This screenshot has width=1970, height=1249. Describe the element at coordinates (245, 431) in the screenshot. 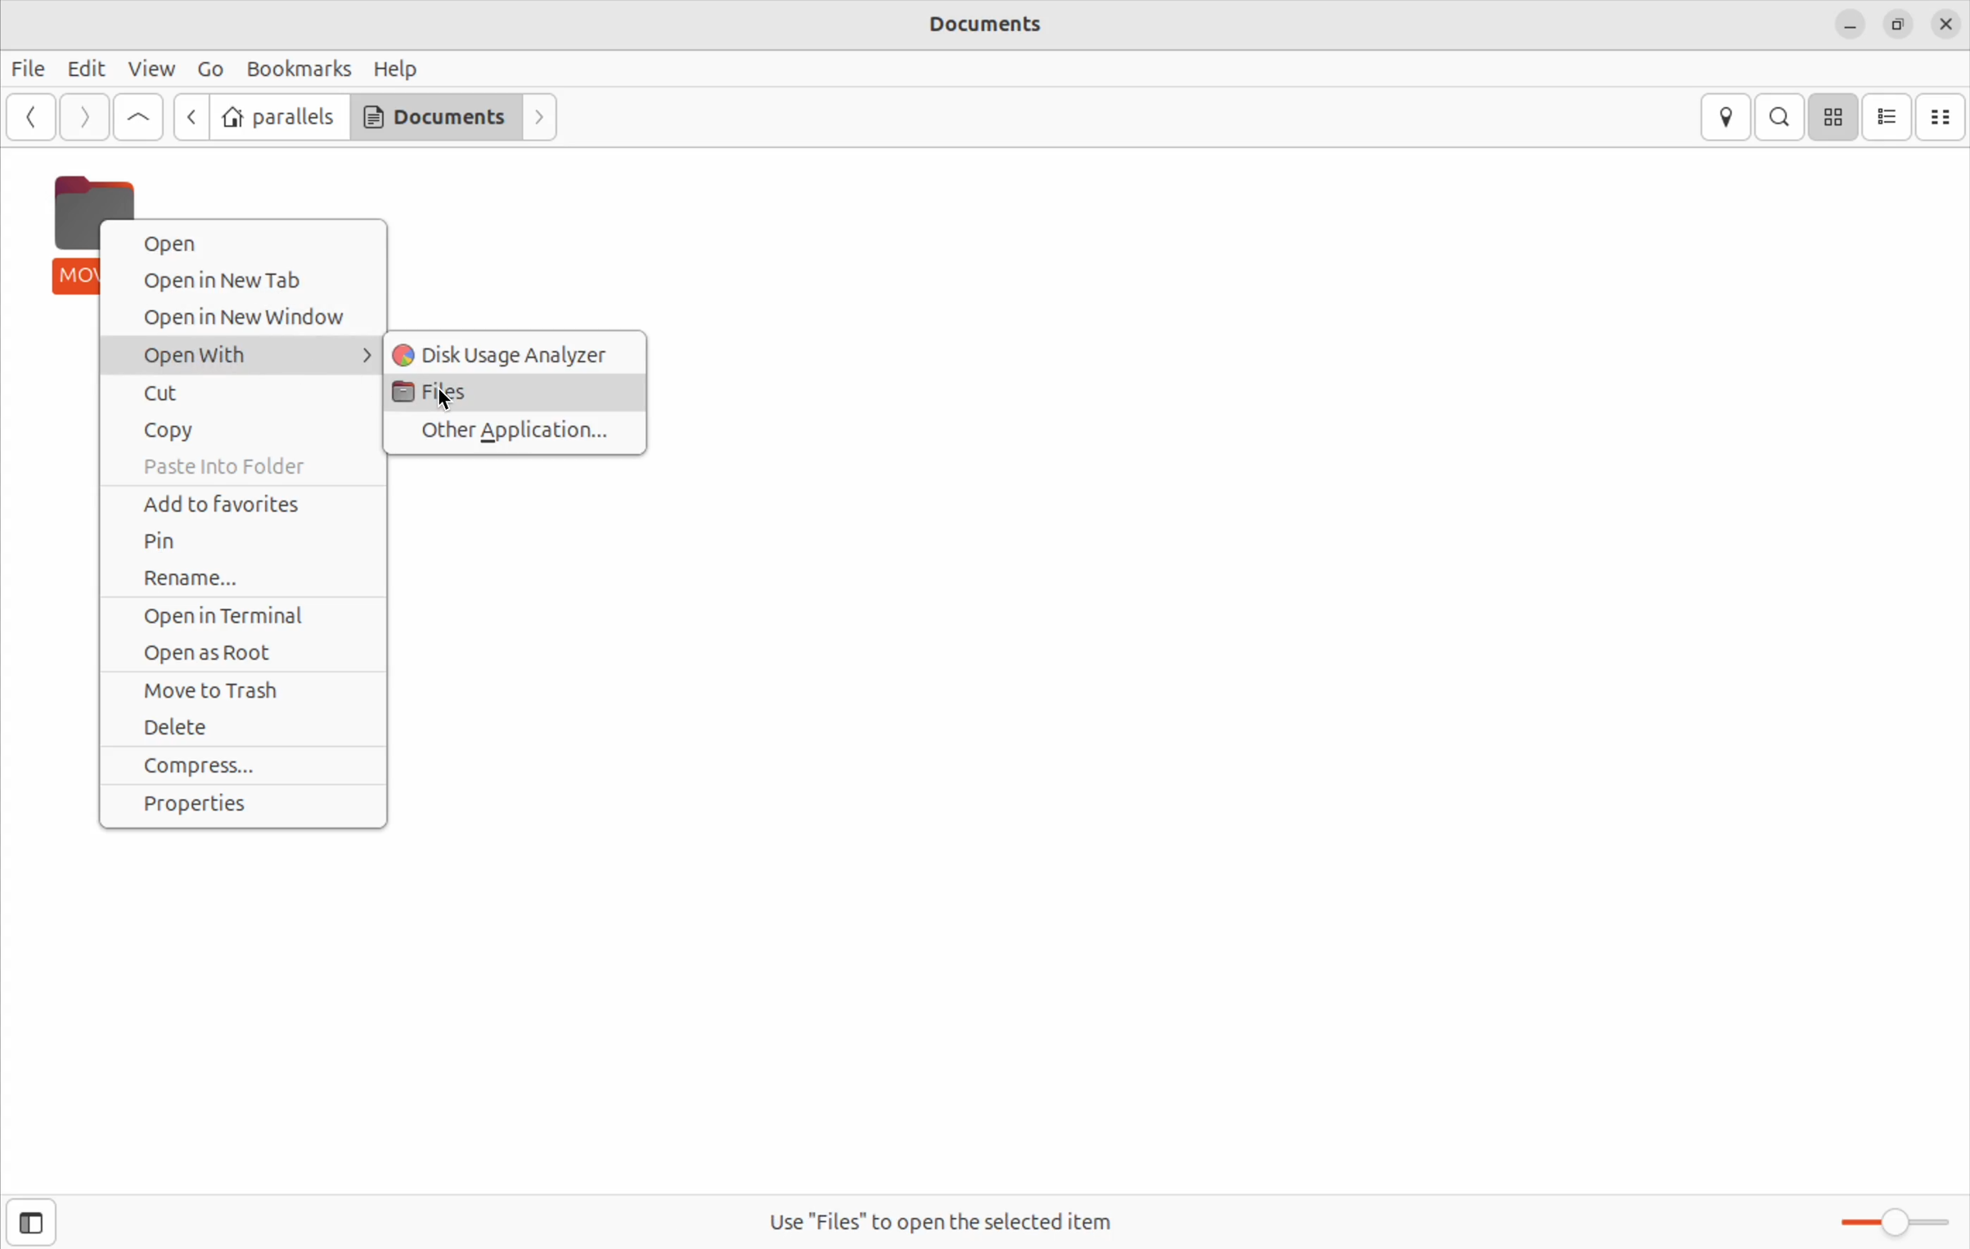

I see `Copy` at that location.